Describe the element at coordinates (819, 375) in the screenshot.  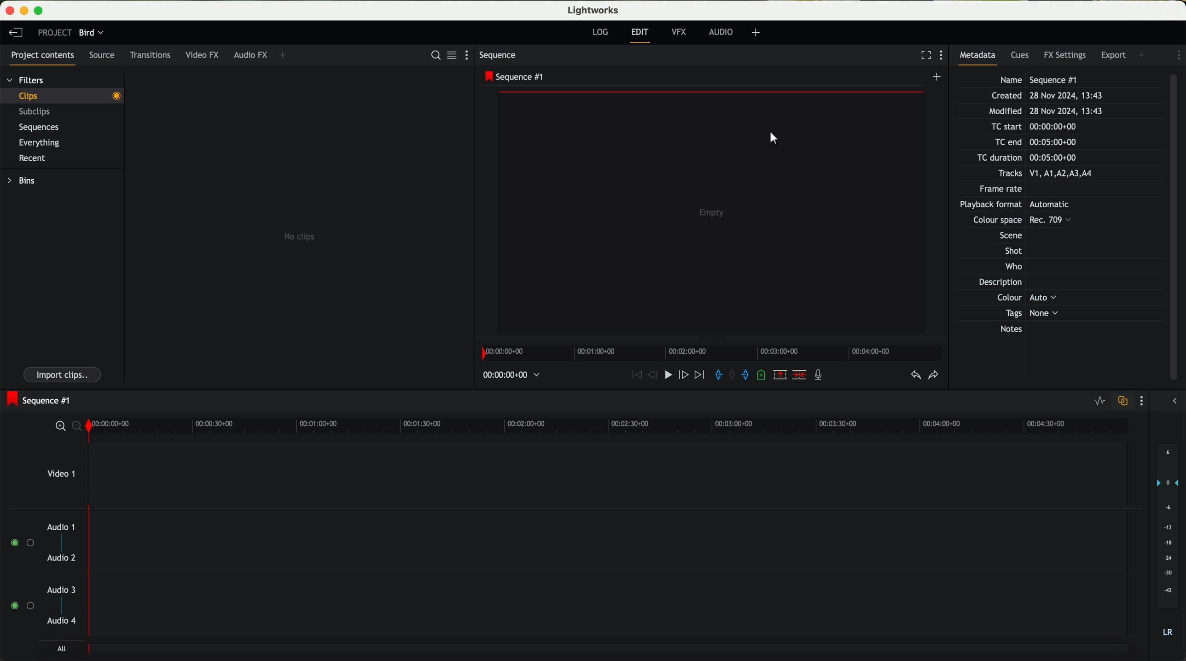
I see `voice record` at that location.